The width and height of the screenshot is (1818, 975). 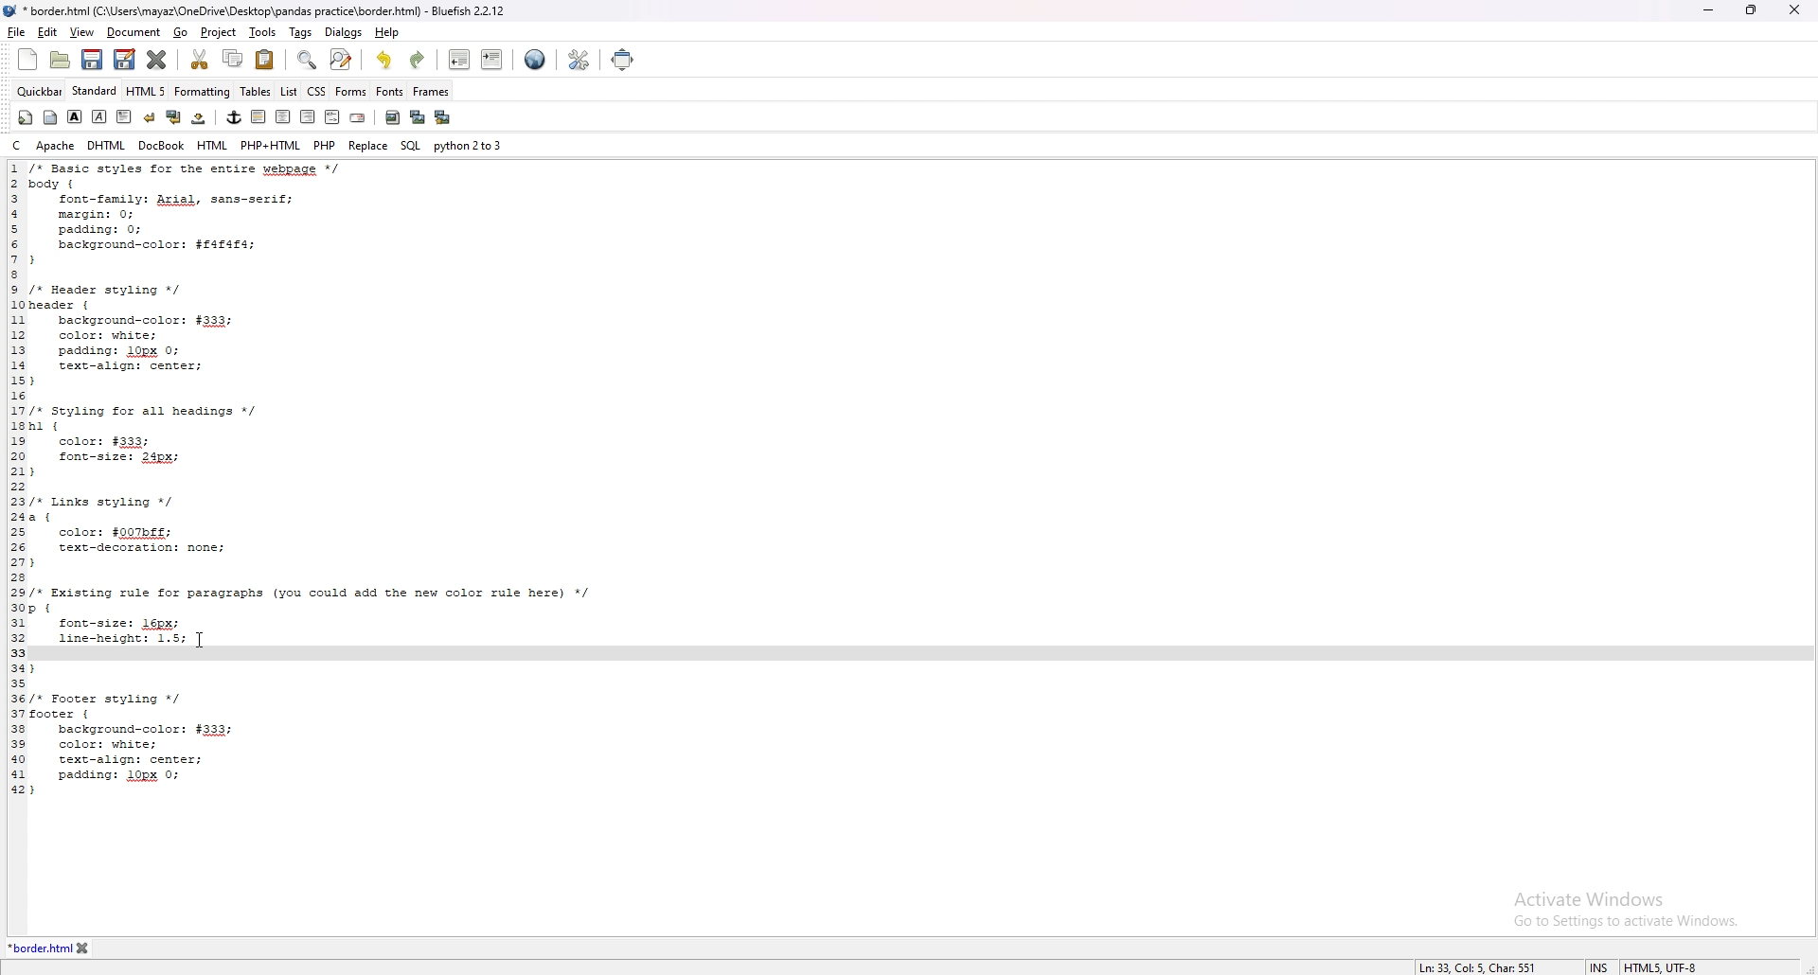 What do you see at coordinates (265, 59) in the screenshot?
I see `paste` at bounding box center [265, 59].